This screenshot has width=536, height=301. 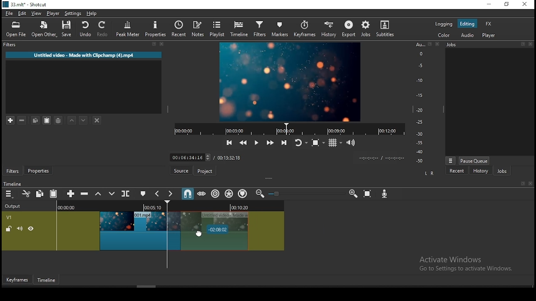 I want to click on cursor, so click(x=206, y=232).